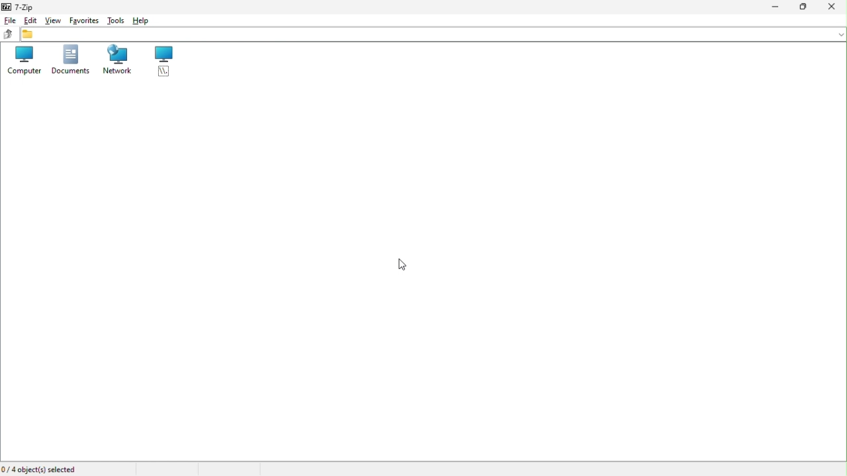  I want to click on 7 zip, so click(17, 7).